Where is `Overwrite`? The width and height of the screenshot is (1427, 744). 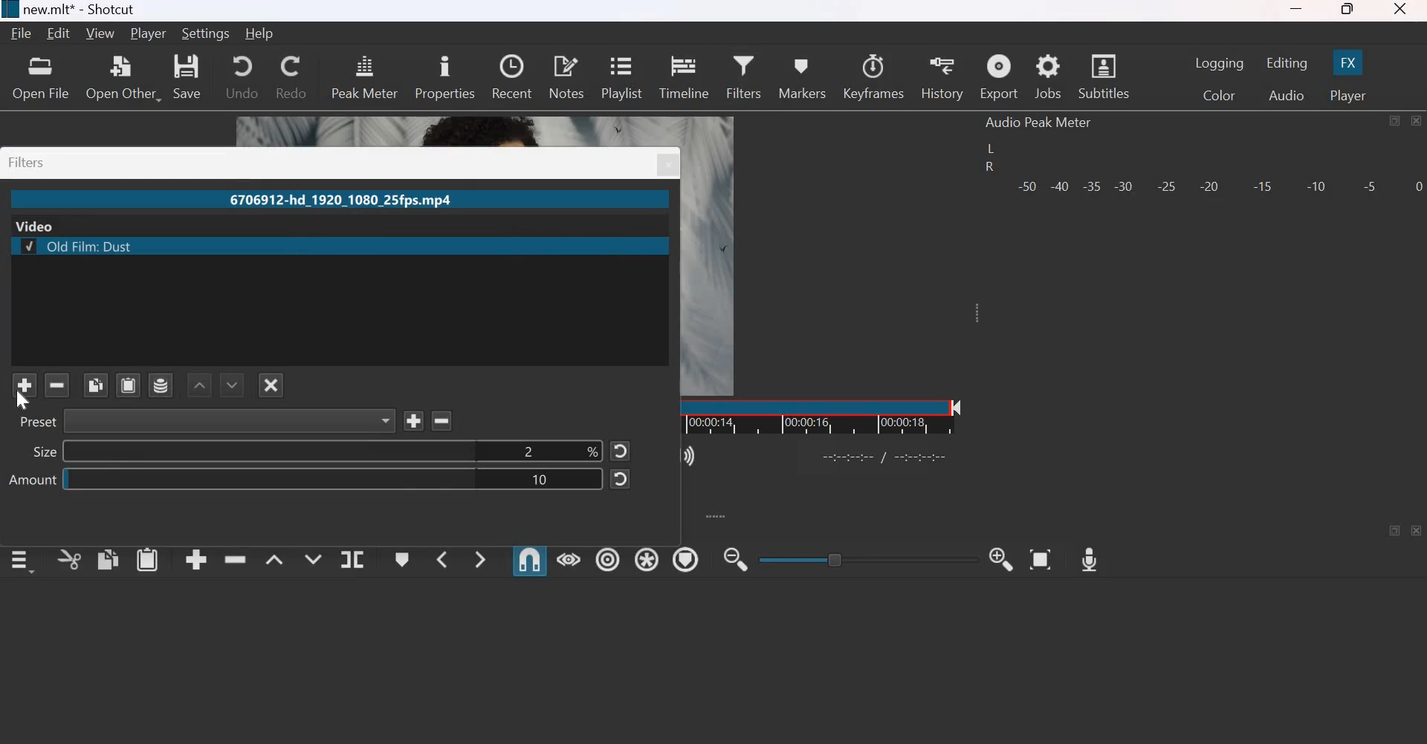 Overwrite is located at coordinates (313, 558).